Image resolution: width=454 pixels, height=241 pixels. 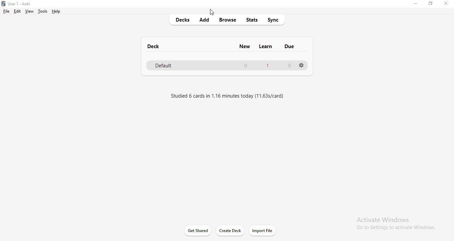 What do you see at coordinates (155, 46) in the screenshot?
I see `deck` at bounding box center [155, 46].